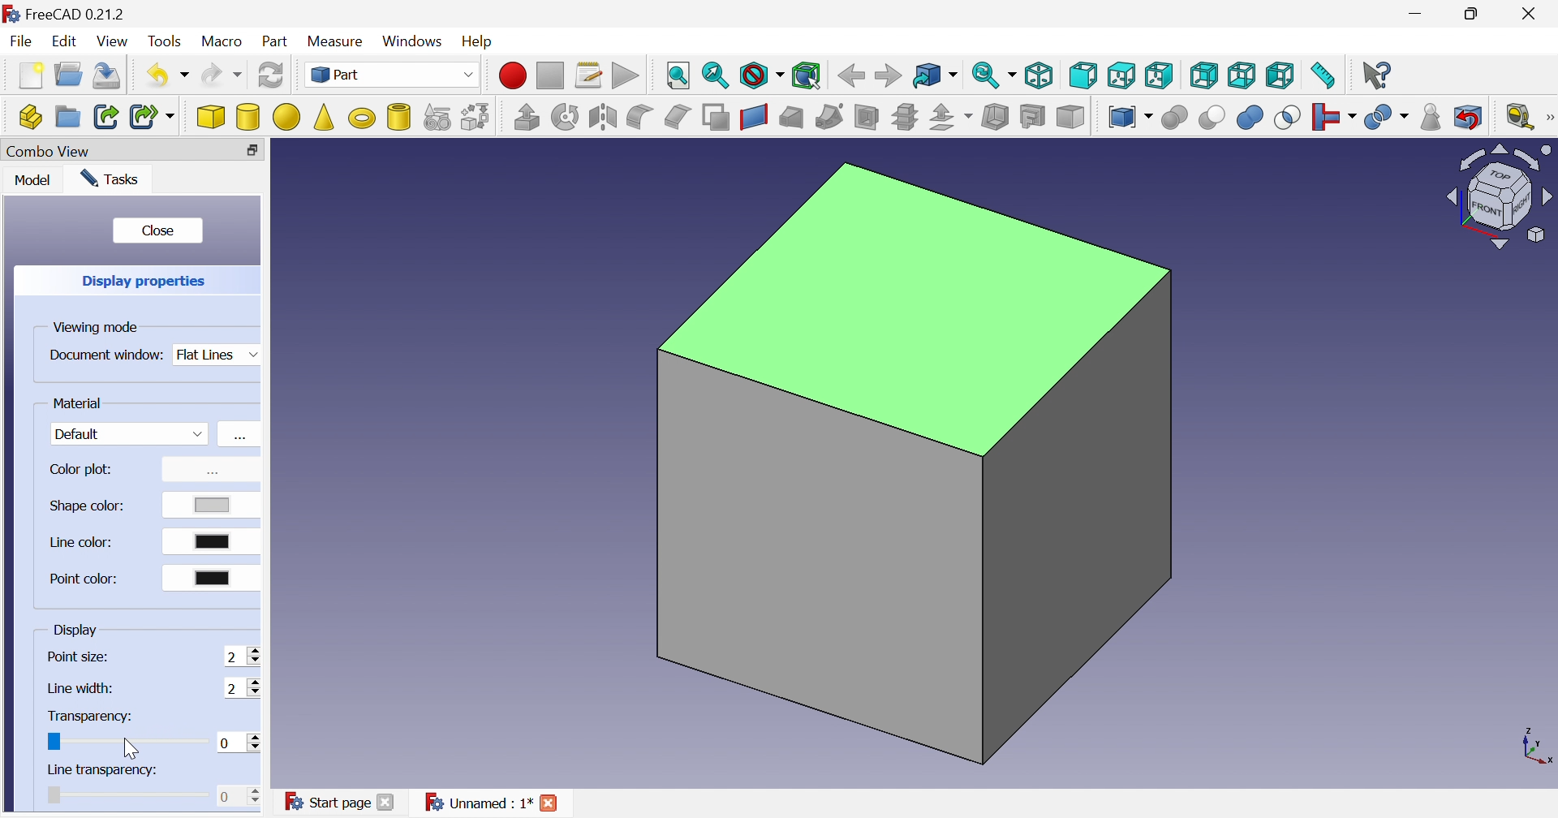 The image size is (1558, 818). What do you see at coordinates (83, 541) in the screenshot?
I see `Line color` at bounding box center [83, 541].